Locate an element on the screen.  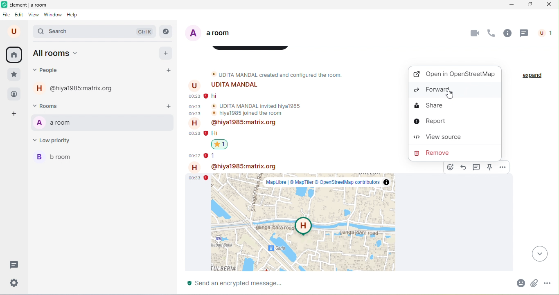
text message: "Hi" is located at coordinates (215, 133).